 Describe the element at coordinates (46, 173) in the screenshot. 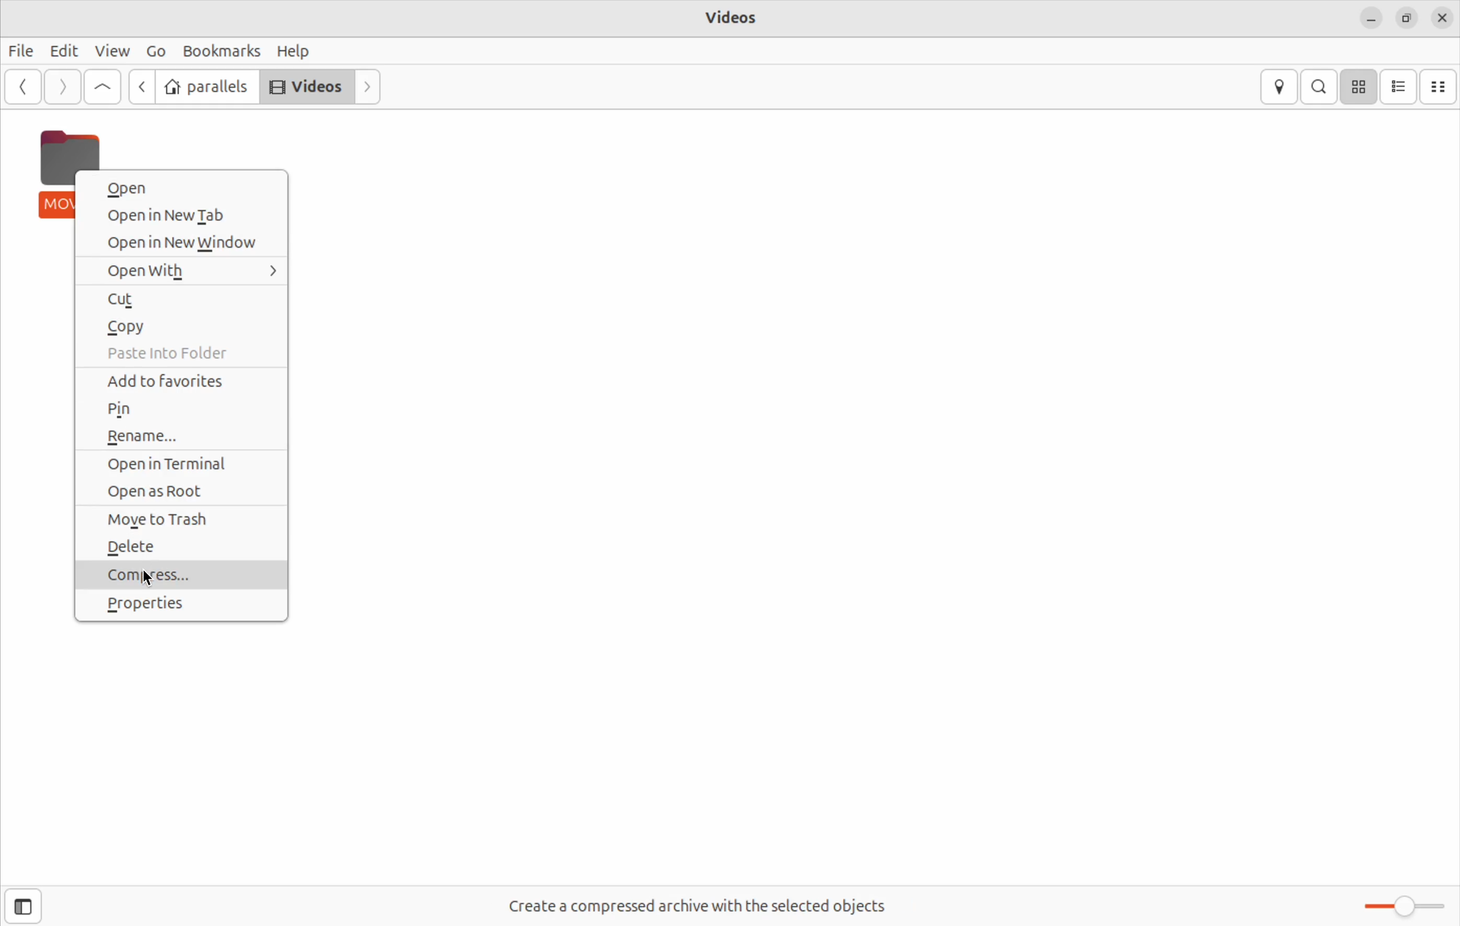

I see `movies` at that location.